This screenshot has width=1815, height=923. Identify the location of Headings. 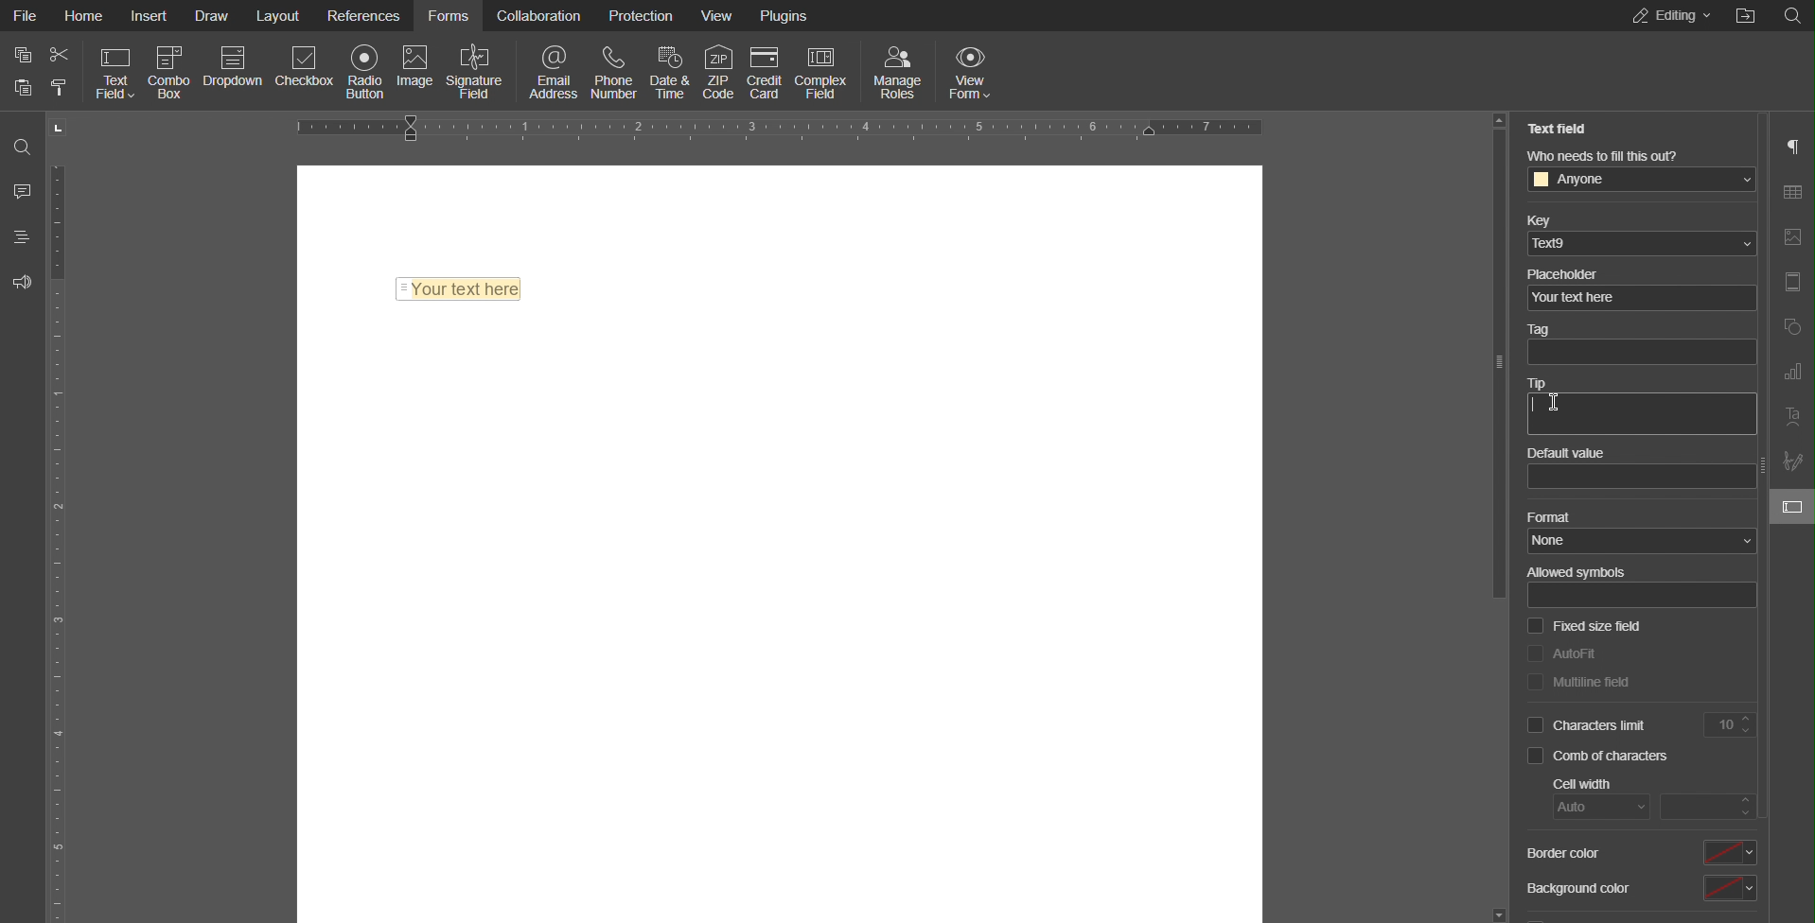
(22, 236).